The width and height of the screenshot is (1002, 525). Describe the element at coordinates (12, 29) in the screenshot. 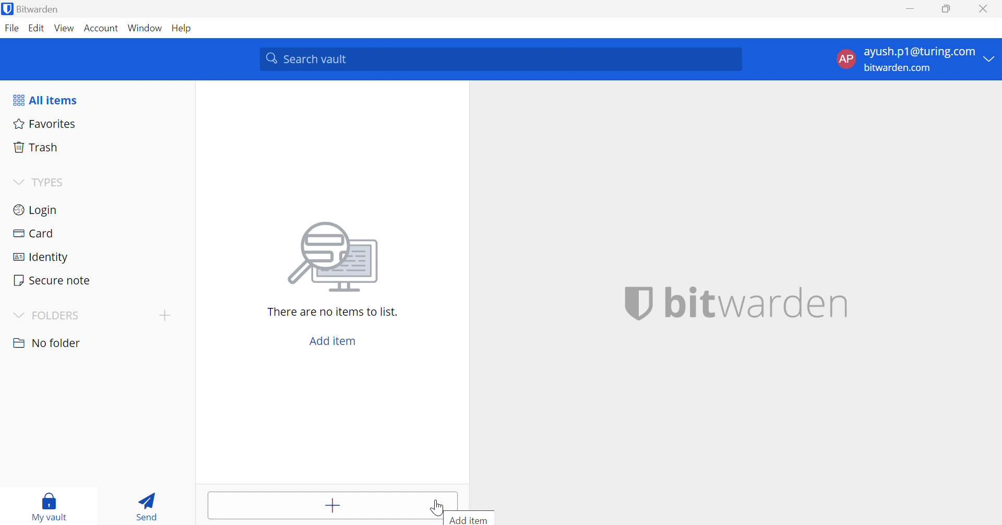

I see `File` at that location.